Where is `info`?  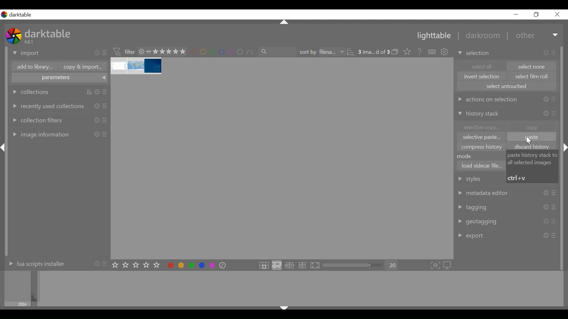
info is located at coordinates (546, 53).